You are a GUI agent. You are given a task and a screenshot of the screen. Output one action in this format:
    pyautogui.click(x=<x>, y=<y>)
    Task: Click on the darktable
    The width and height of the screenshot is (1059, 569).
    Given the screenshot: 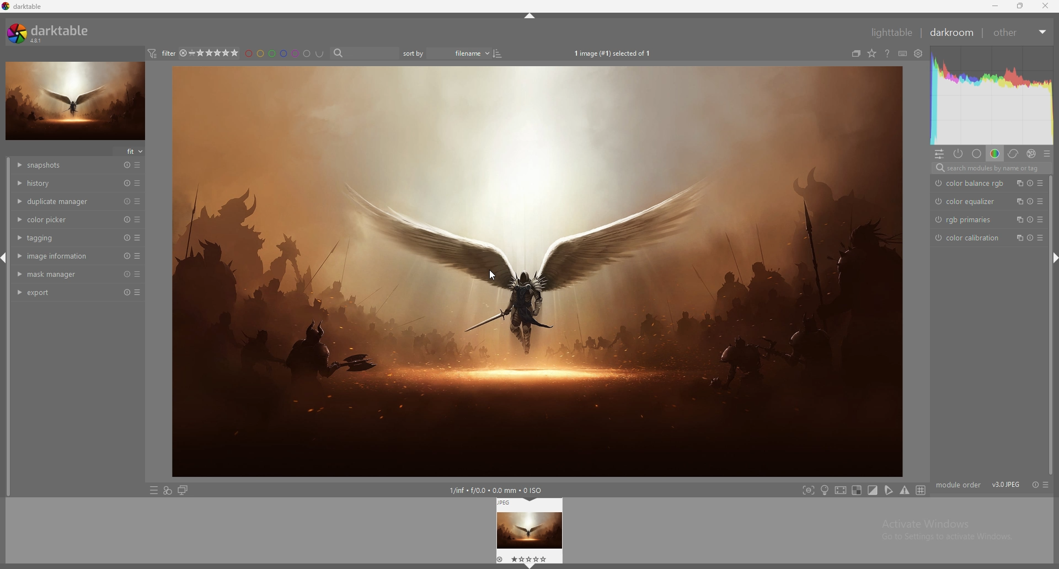 What is the action you would take?
    pyautogui.click(x=23, y=6)
    